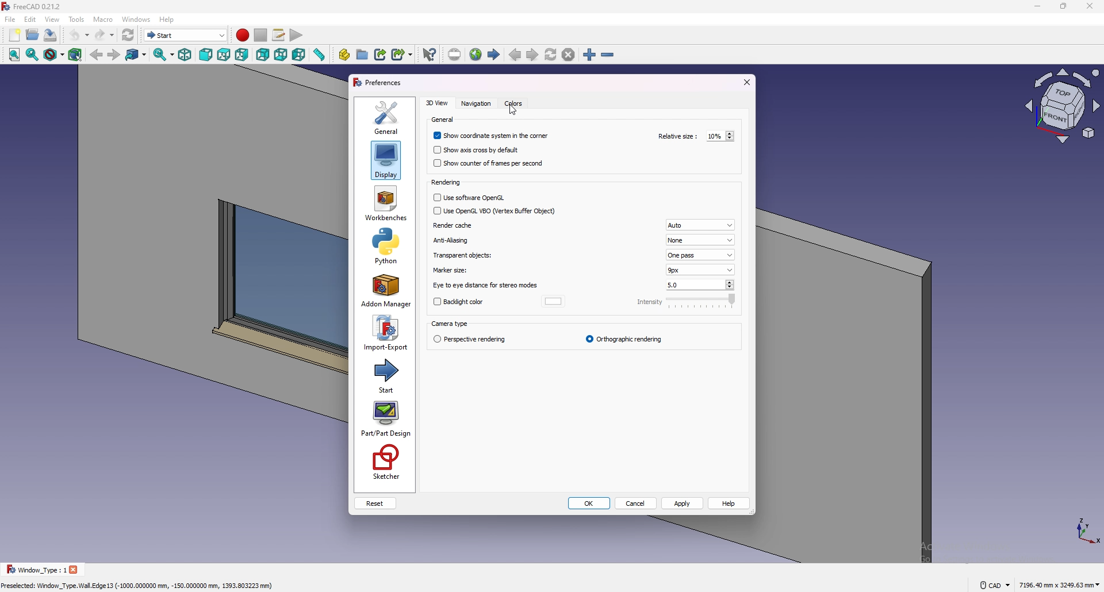  Describe the element at coordinates (683, 503) in the screenshot. I see `apply` at that location.